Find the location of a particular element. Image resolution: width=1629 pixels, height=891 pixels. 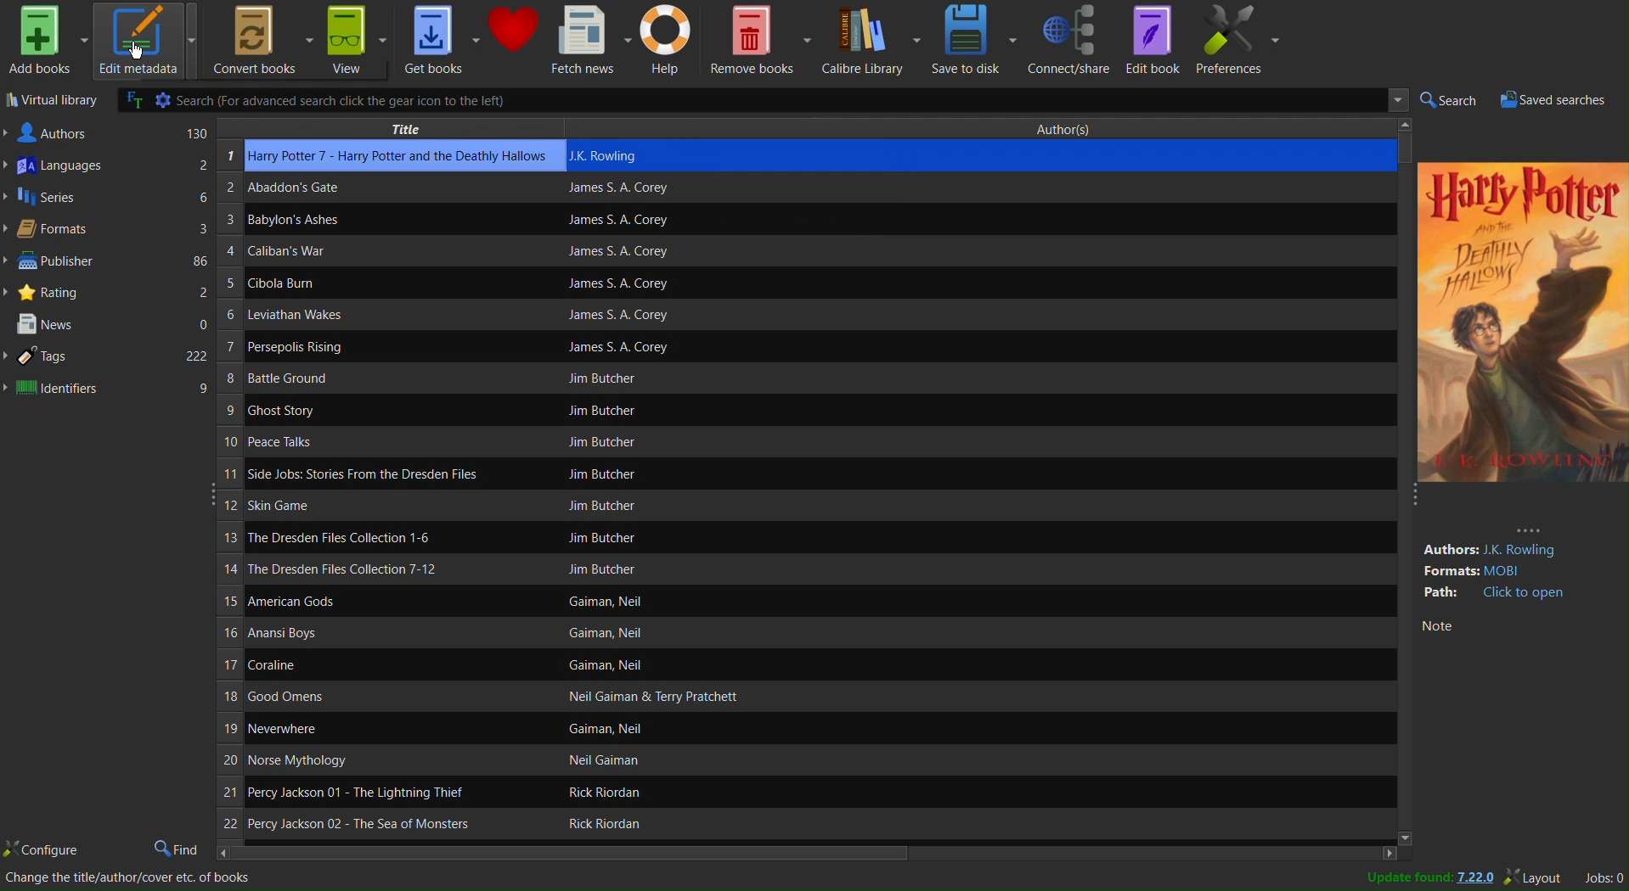

Find is located at coordinates (176, 846).